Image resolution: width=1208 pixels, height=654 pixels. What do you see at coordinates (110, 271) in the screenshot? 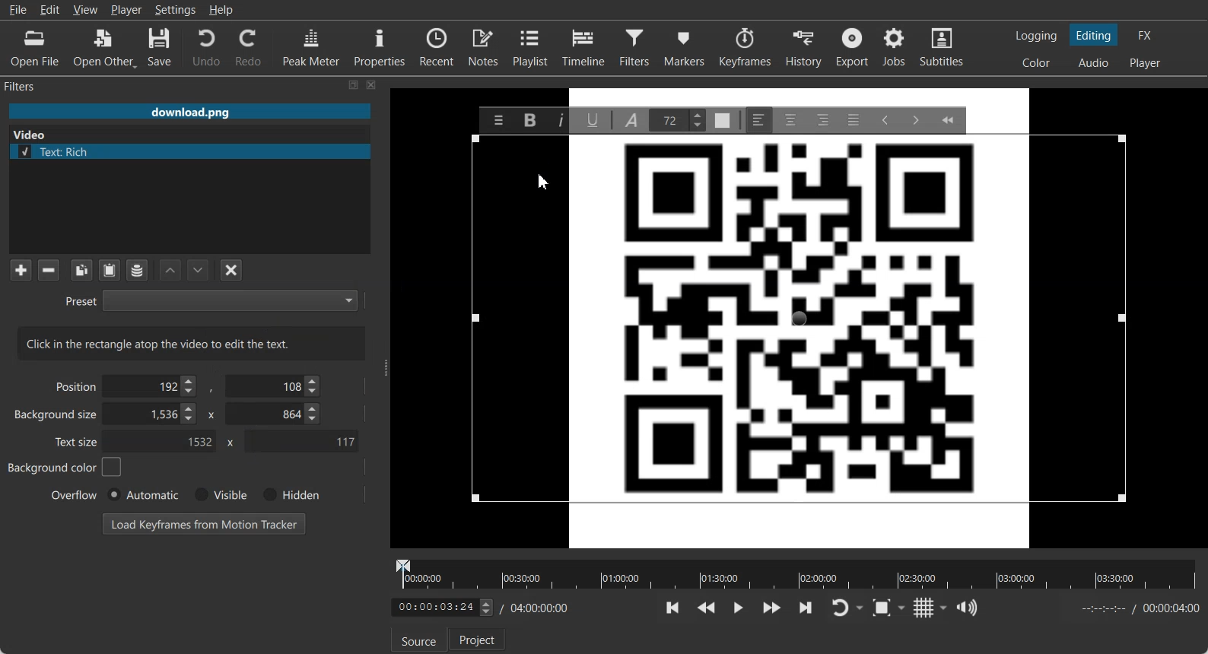
I see `Paste Filters` at bounding box center [110, 271].